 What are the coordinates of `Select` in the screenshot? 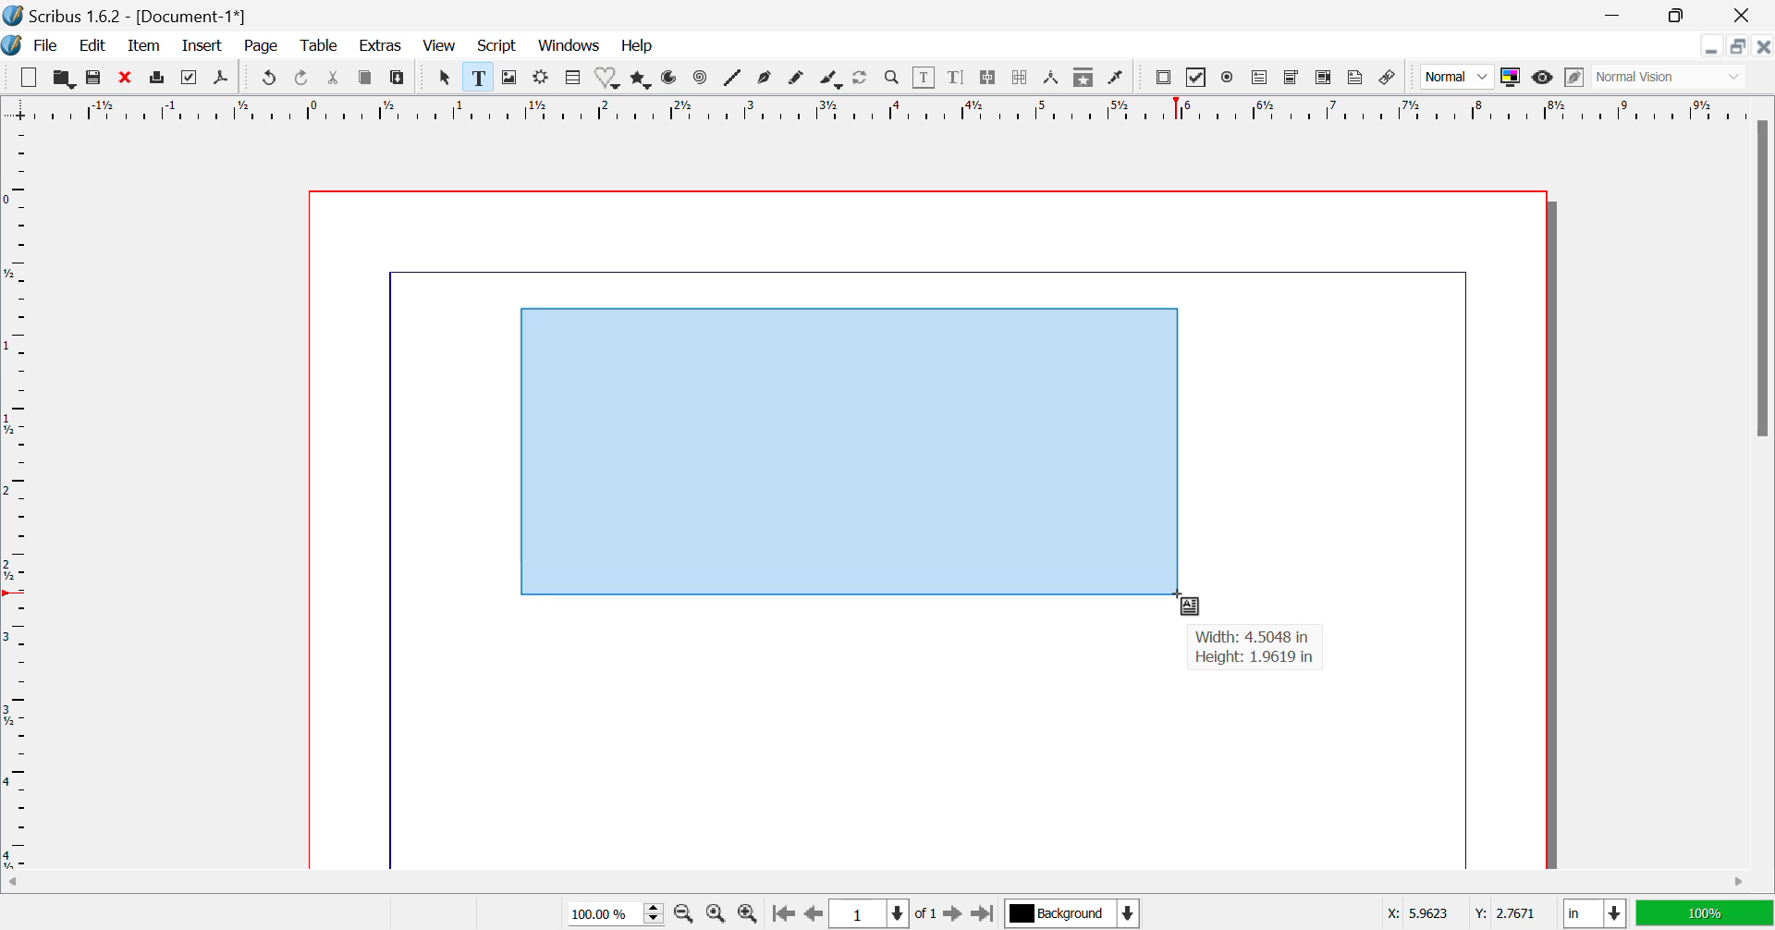 It's located at (445, 77).